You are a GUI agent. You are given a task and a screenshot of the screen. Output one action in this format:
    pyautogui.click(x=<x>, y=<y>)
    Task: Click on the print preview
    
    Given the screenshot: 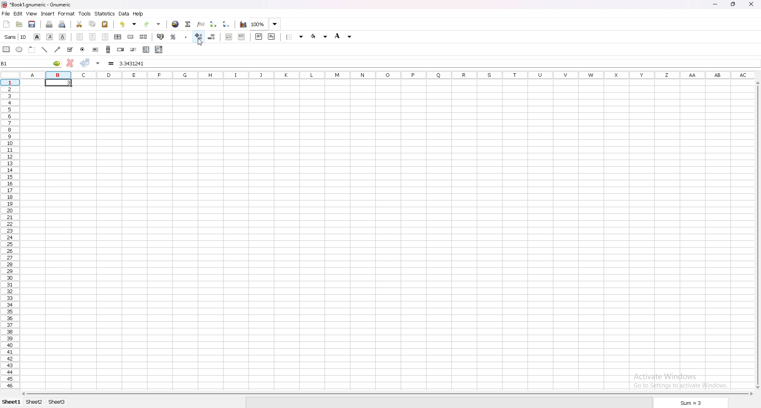 What is the action you would take?
    pyautogui.click(x=62, y=24)
    